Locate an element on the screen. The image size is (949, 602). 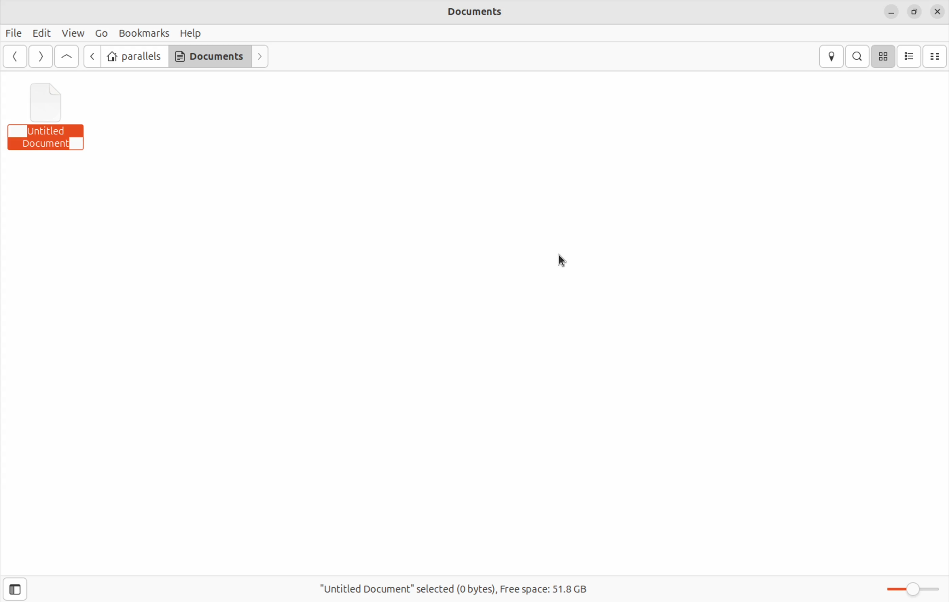
resize is located at coordinates (913, 11).